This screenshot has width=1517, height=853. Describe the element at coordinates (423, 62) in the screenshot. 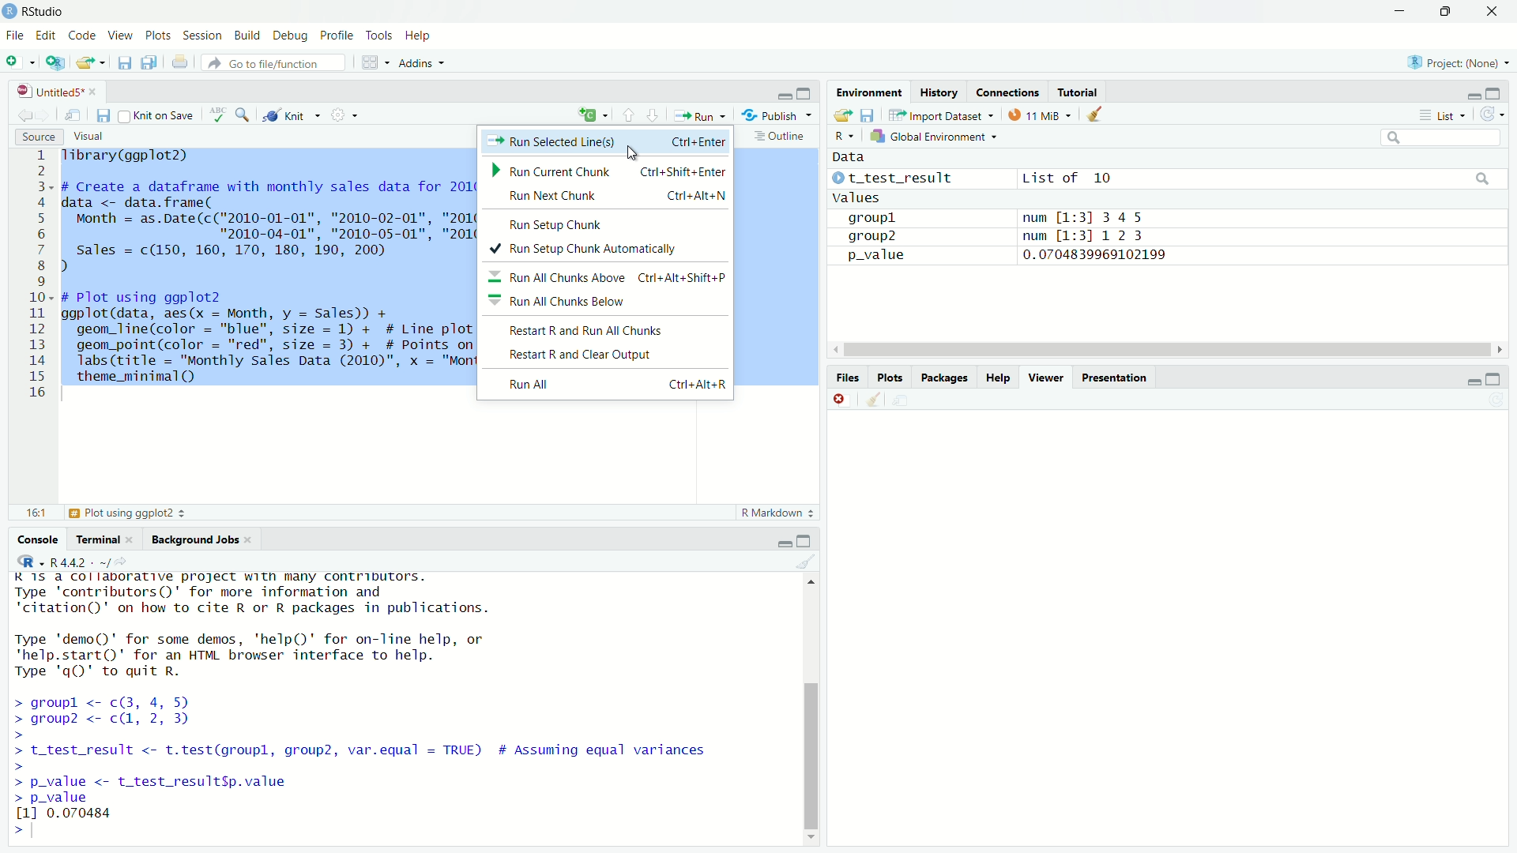

I see `Addins ~` at that location.